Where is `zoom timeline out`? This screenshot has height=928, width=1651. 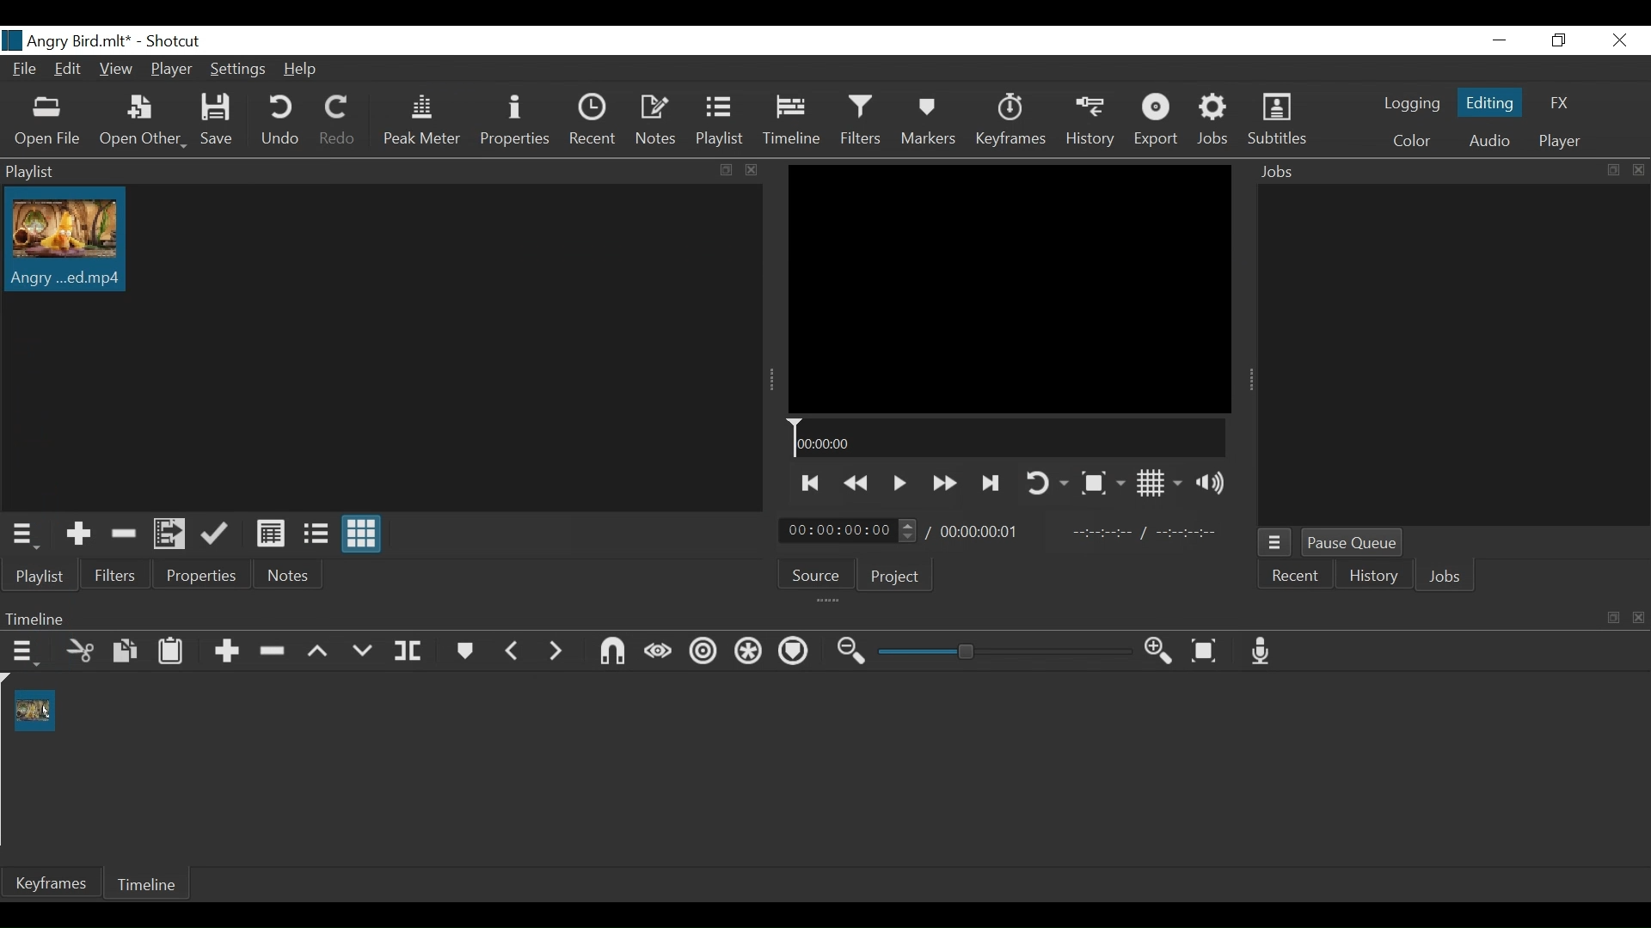
zoom timeline out is located at coordinates (1160, 651).